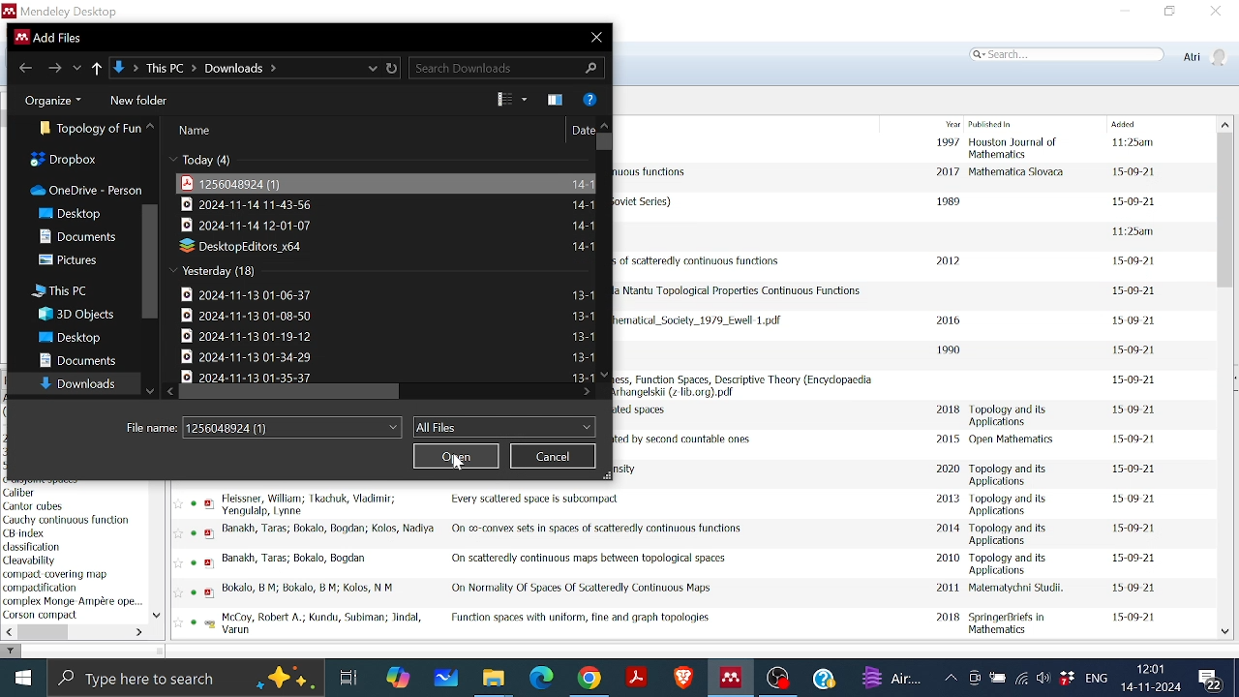  What do you see at coordinates (81, 385) in the screenshot?
I see `Downloads` at bounding box center [81, 385].